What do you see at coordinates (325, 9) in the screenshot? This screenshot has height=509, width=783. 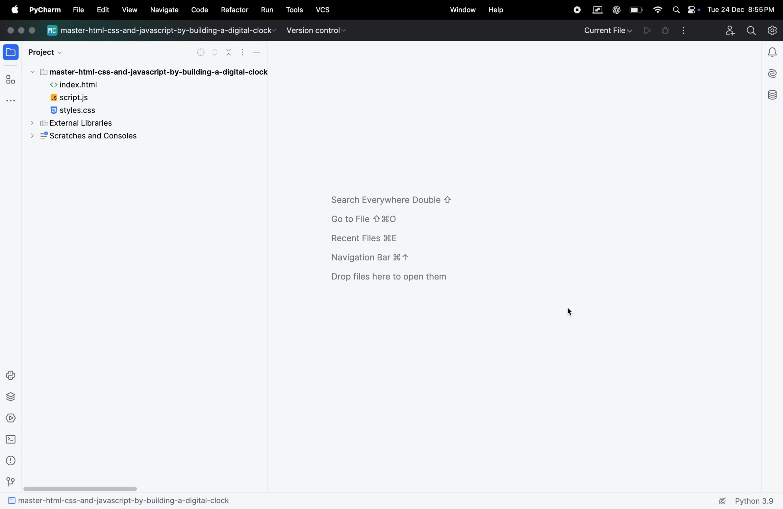 I see `vcs` at bounding box center [325, 9].